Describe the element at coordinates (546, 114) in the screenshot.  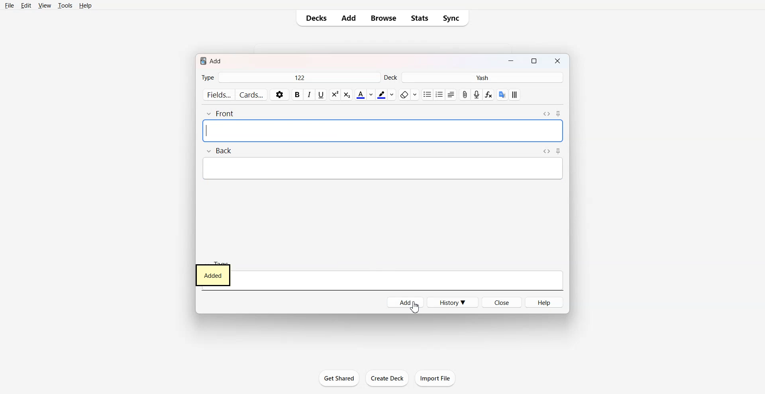
I see `Toggle HTML Editor` at that location.